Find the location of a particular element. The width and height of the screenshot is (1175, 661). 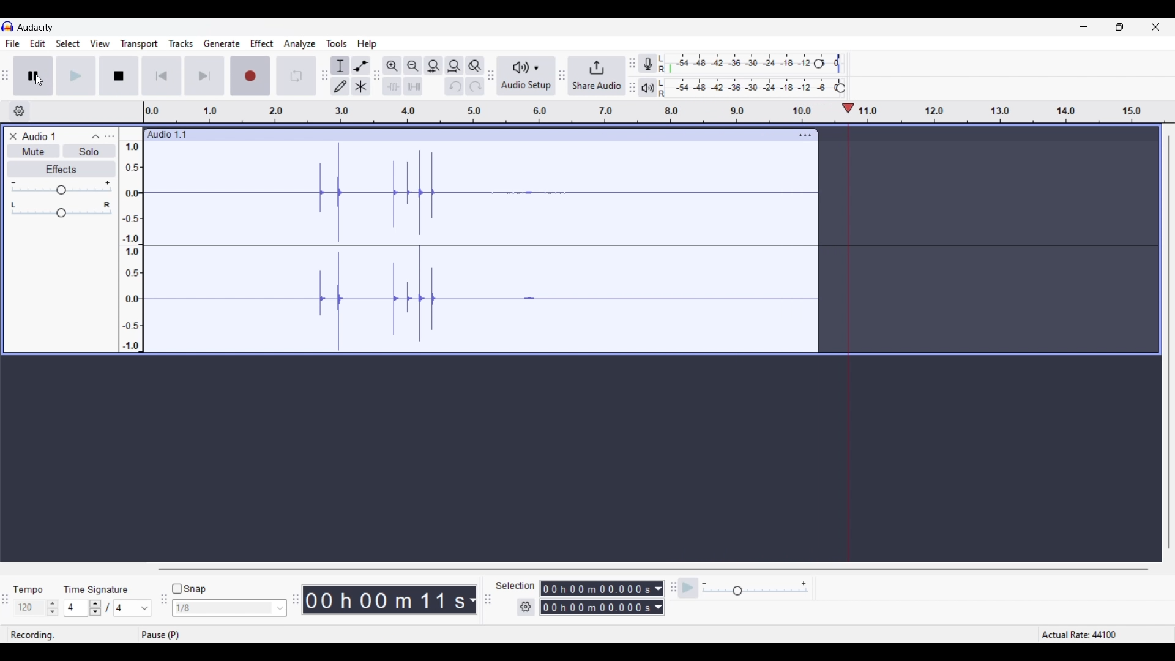

Record meter is located at coordinates (647, 64).